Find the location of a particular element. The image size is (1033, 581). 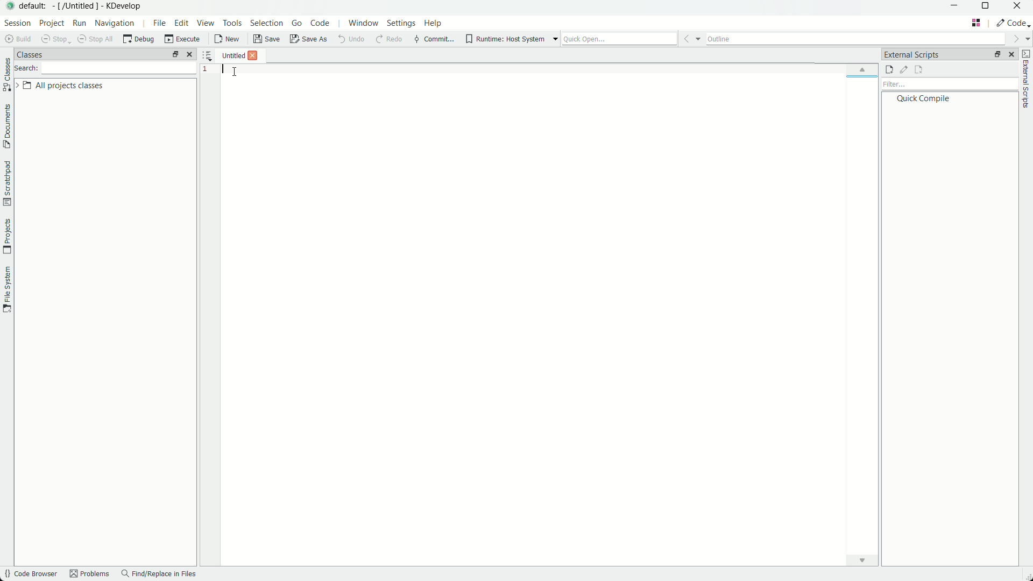

documents is located at coordinates (6, 126).